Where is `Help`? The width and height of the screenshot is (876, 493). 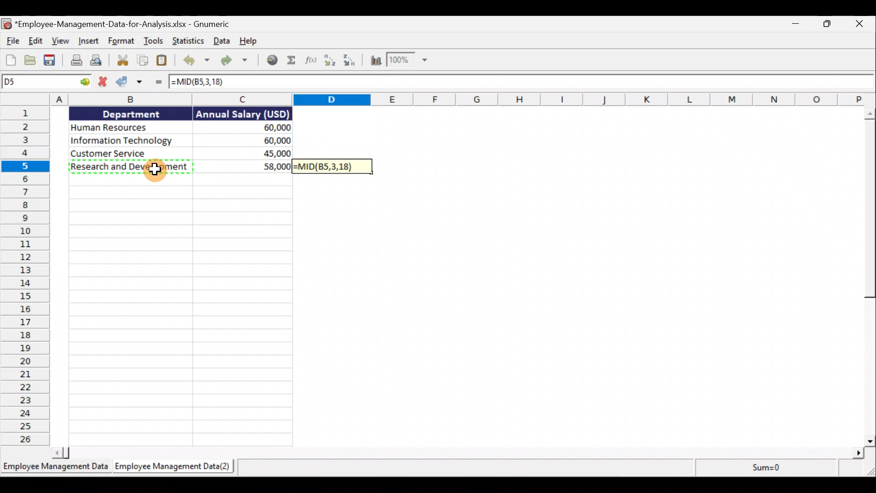
Help is located at coordinates (248, 42).